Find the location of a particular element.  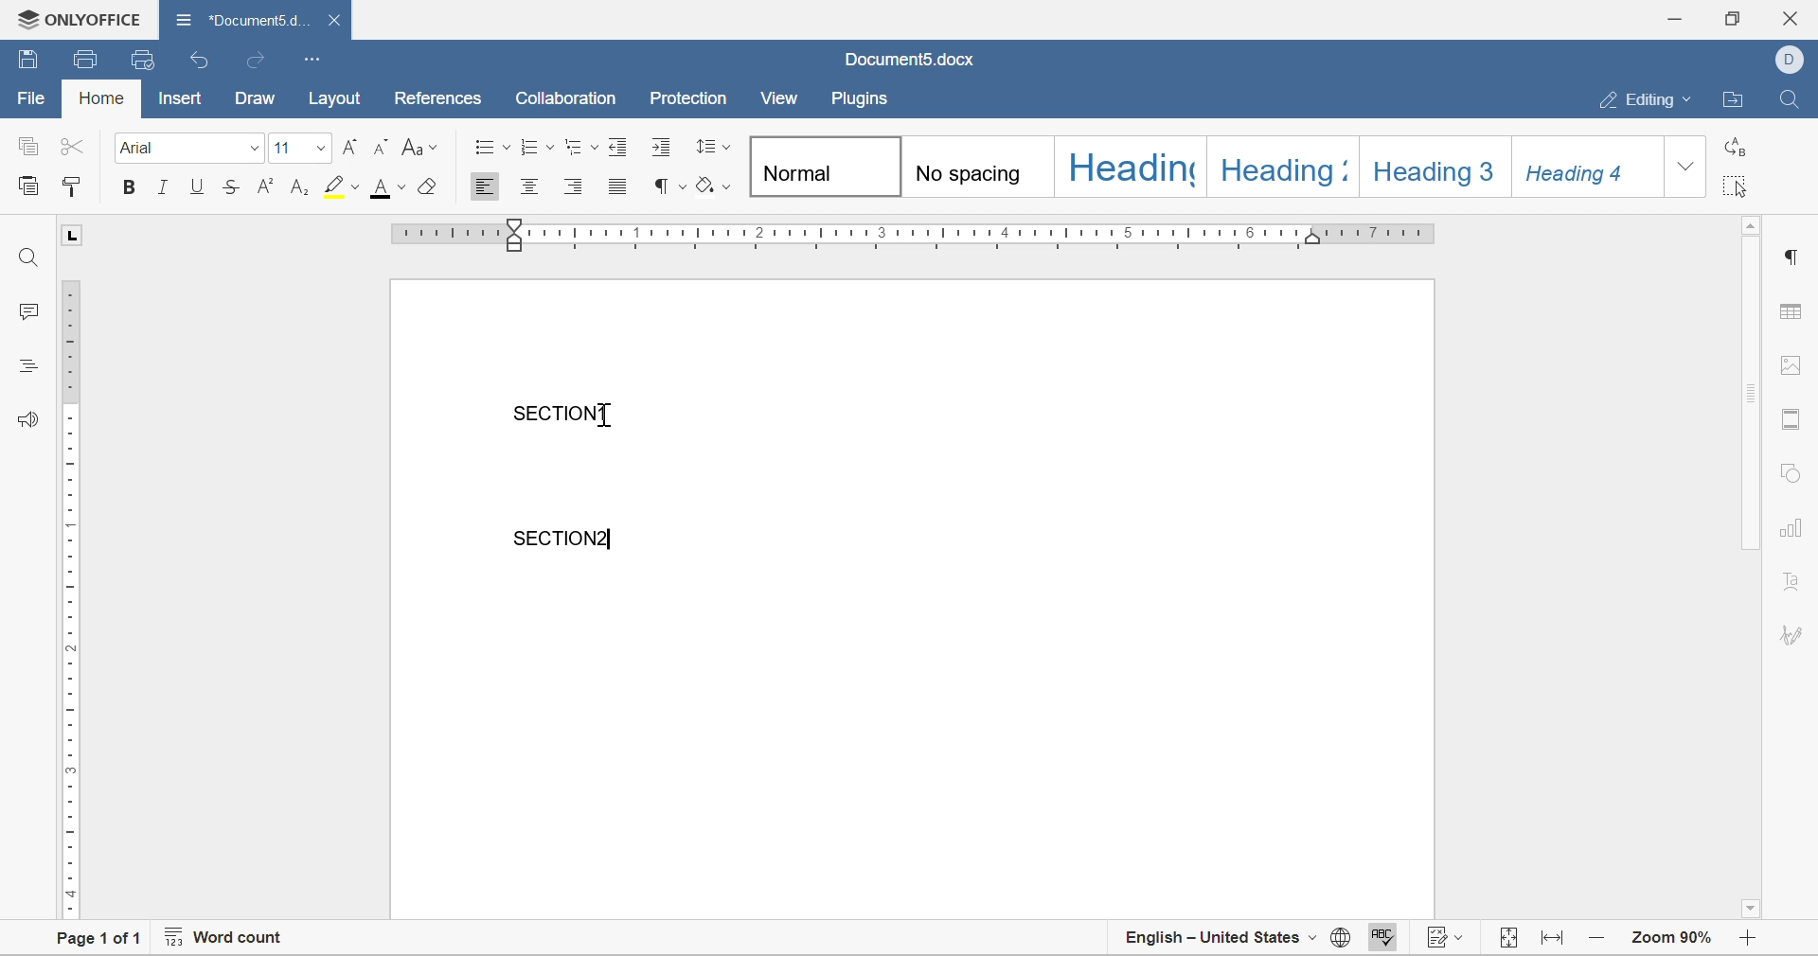

redo is located at coordinates (253, 61).